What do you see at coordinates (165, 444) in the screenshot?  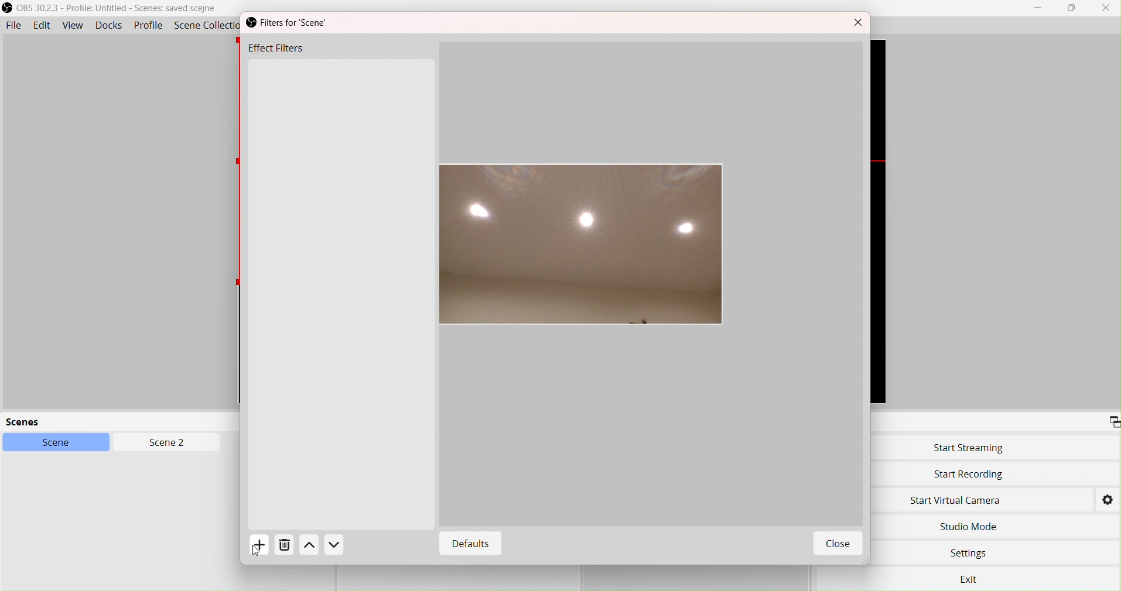 I see `Scen2` at bounding box center [165, 444].